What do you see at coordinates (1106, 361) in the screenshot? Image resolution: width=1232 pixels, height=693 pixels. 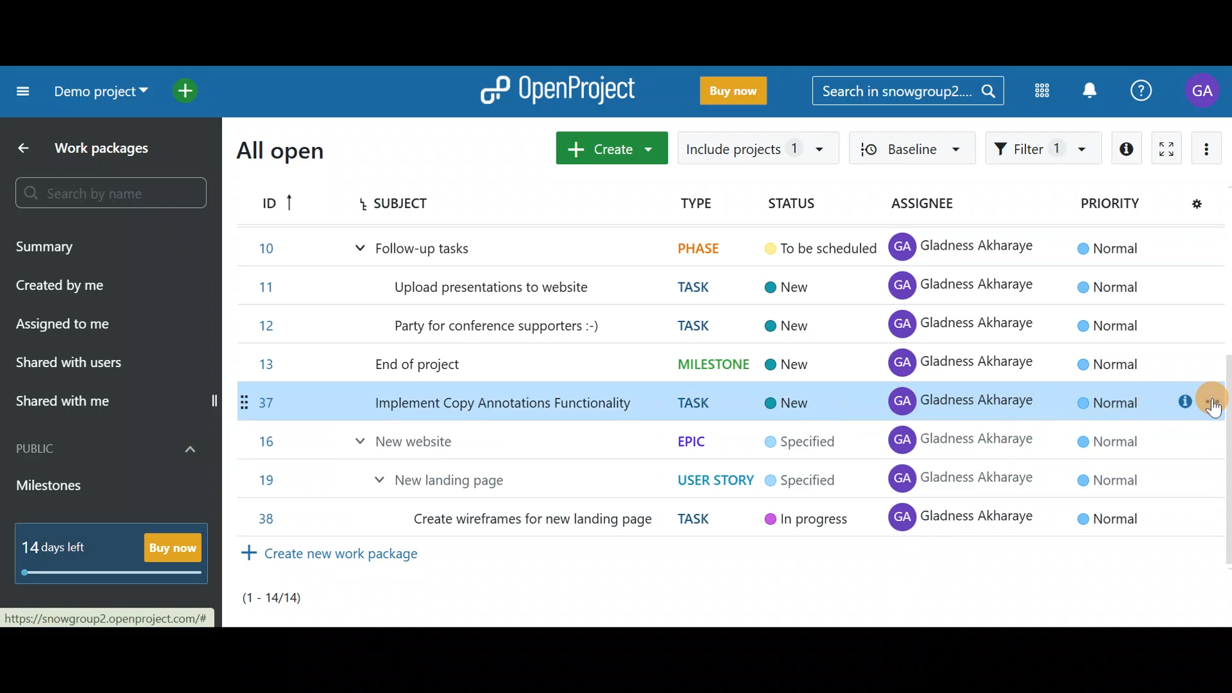 I see `© Normal` at bounding box center [1106, 361].